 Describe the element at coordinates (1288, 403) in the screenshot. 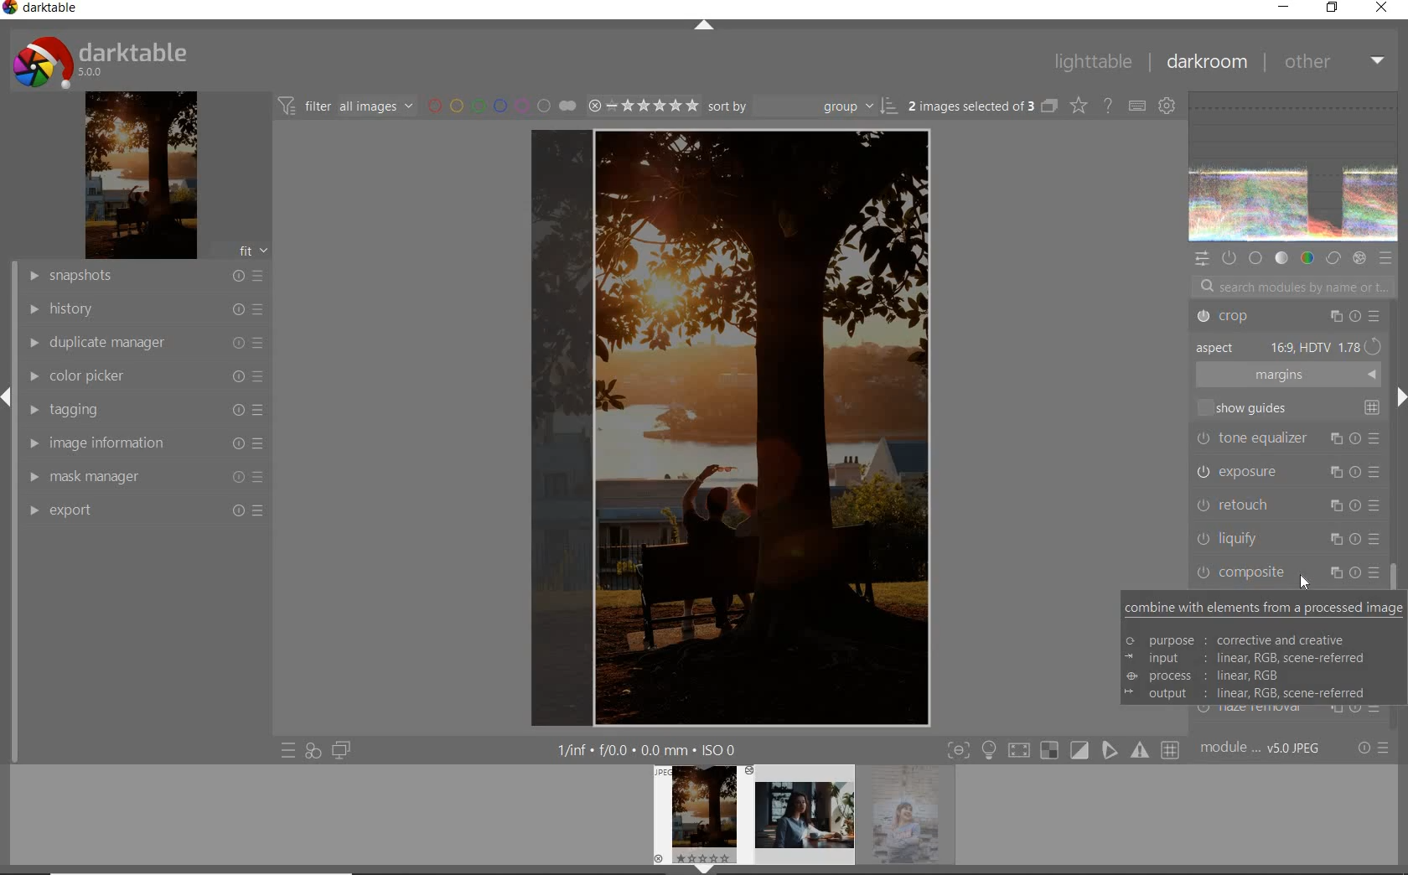

I see `show guides` at that location.